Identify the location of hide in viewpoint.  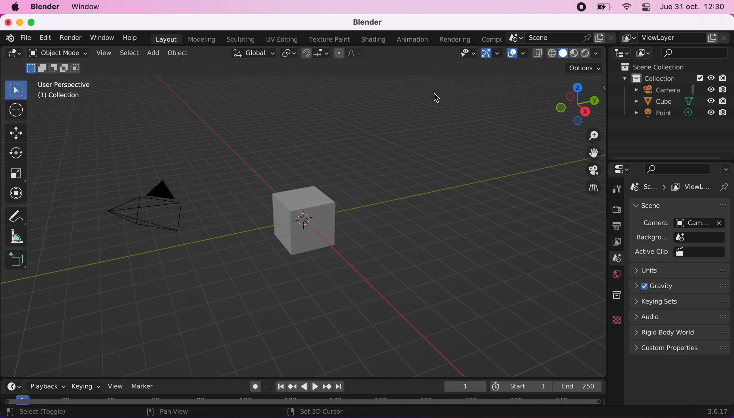
(711, 77).